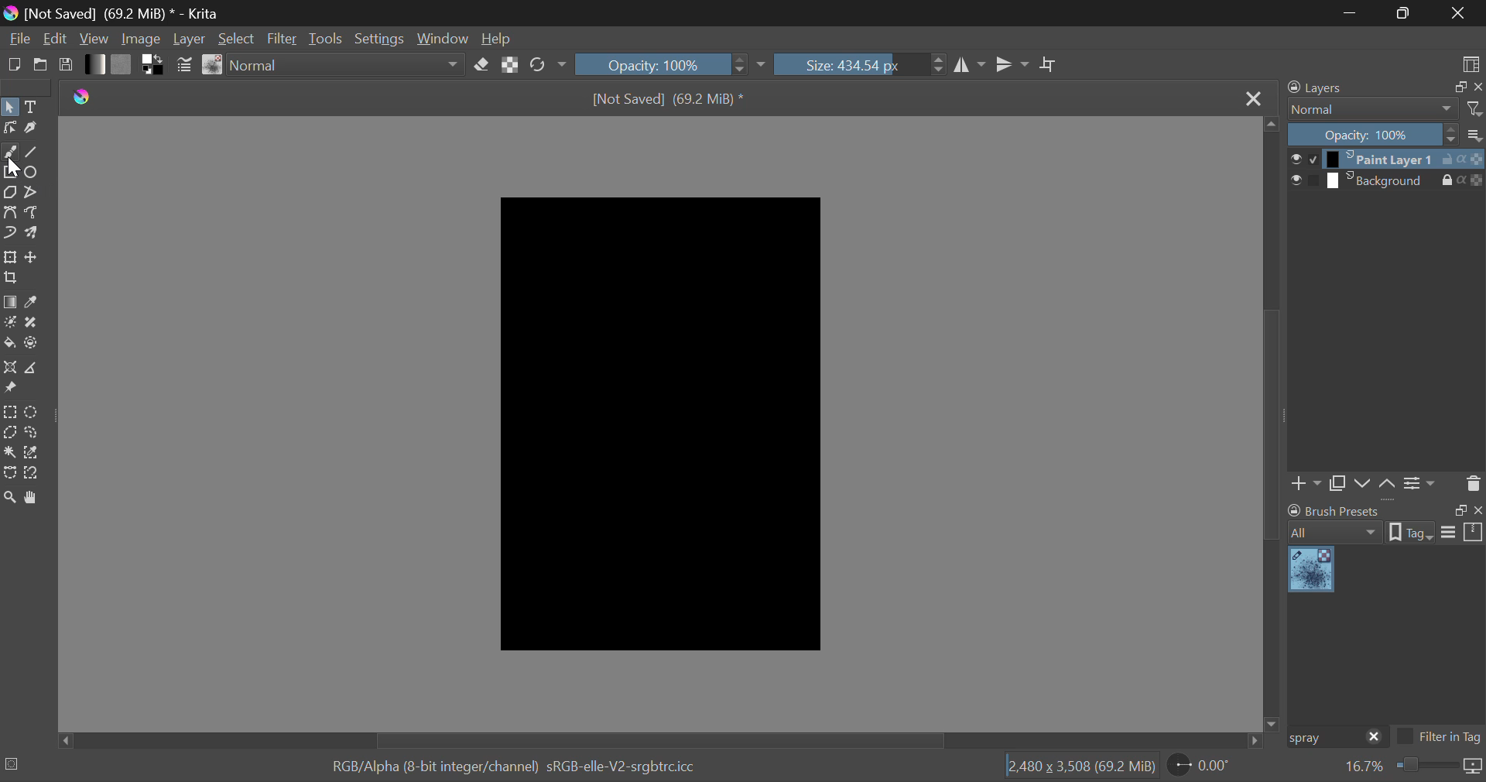 The image size is (1486, 782). What do you see at coordinates (282, 39) in the screenshot?
I see `Filter` at bounding box center [282, 39].